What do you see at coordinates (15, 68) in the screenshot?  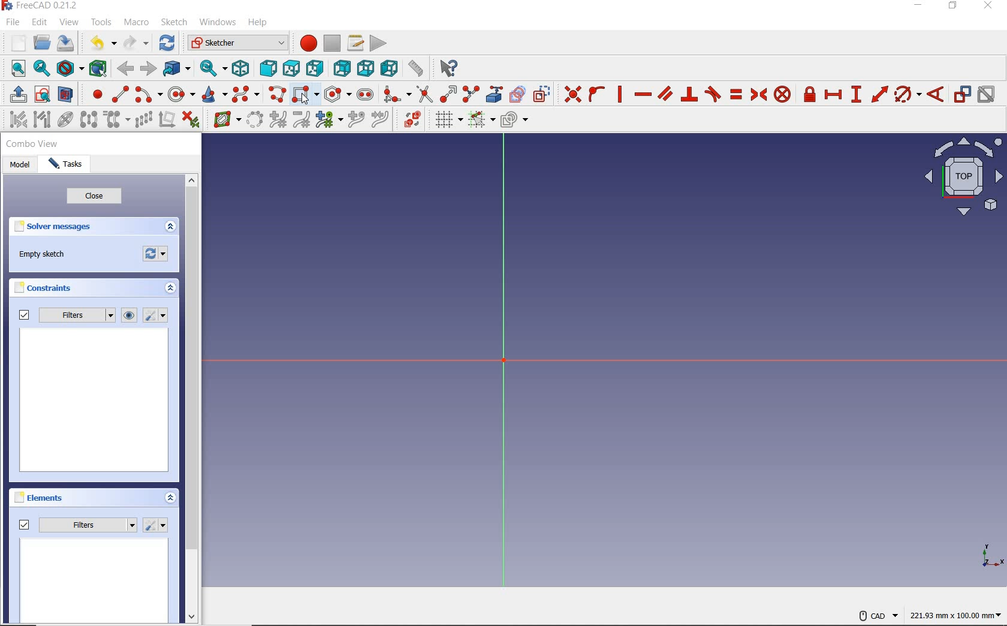 I see `fit all` at bounding box center [15, 68].